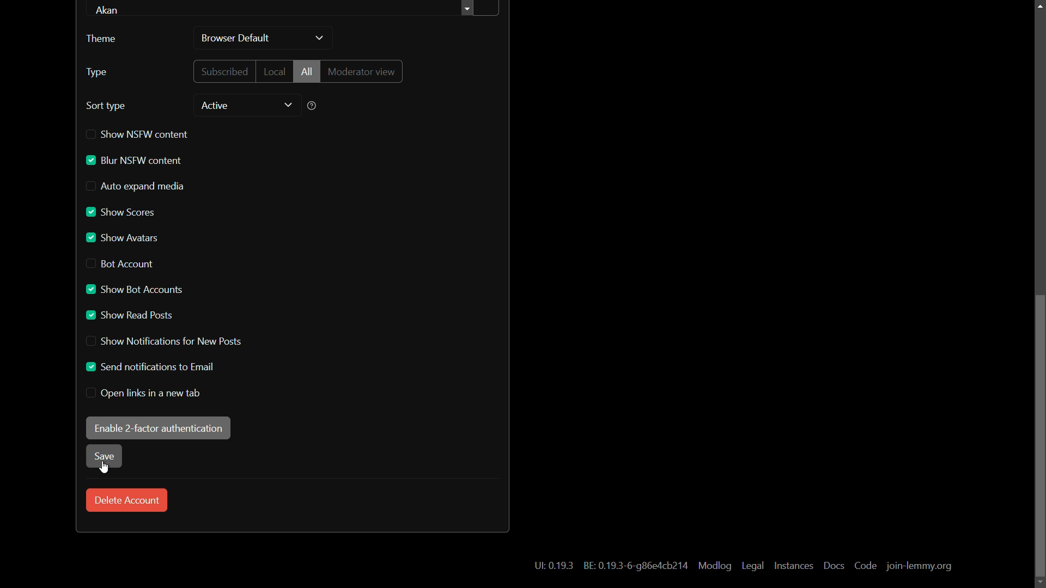 The image size is (1046, 588). Describe the element at coordinates (138, 134) in the screenshot. I see `show nsfw content` at that location.